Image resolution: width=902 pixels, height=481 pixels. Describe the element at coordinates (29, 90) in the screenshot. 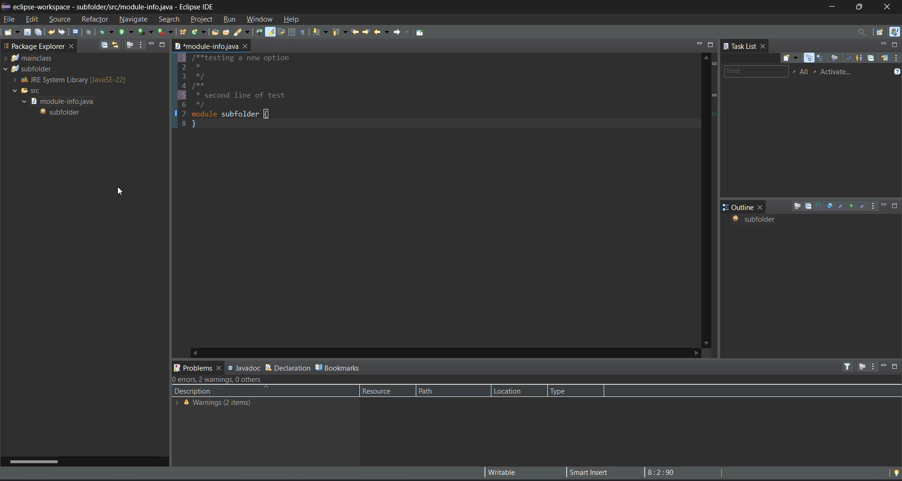

I see `src` at that location.